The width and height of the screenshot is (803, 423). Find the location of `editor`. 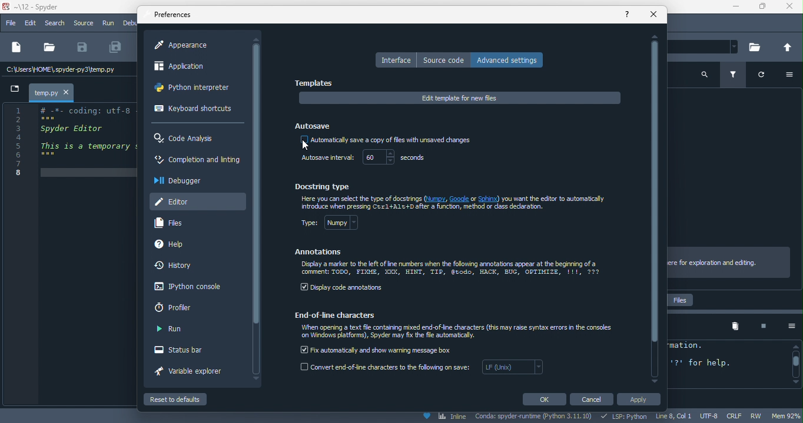

editor is located at coordinates (197, 200).